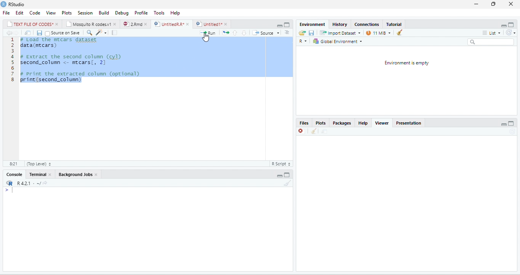  I want to click on Profile, so click(141, 12).